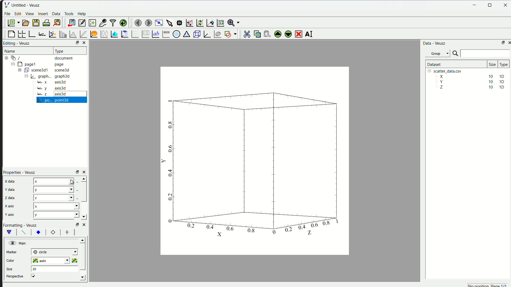 Image resolution: width=511 pixels, height=287 pixels. I want to click on Veusz, so click(25, 43).